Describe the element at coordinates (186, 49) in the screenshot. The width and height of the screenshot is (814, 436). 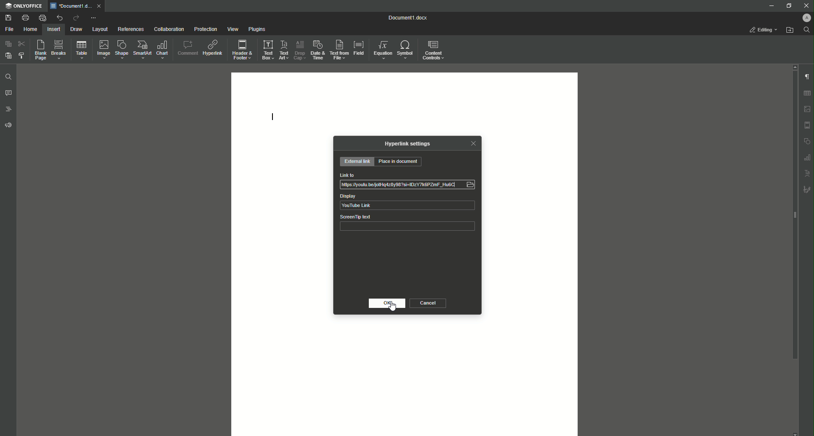
I see `Comment` at that location.